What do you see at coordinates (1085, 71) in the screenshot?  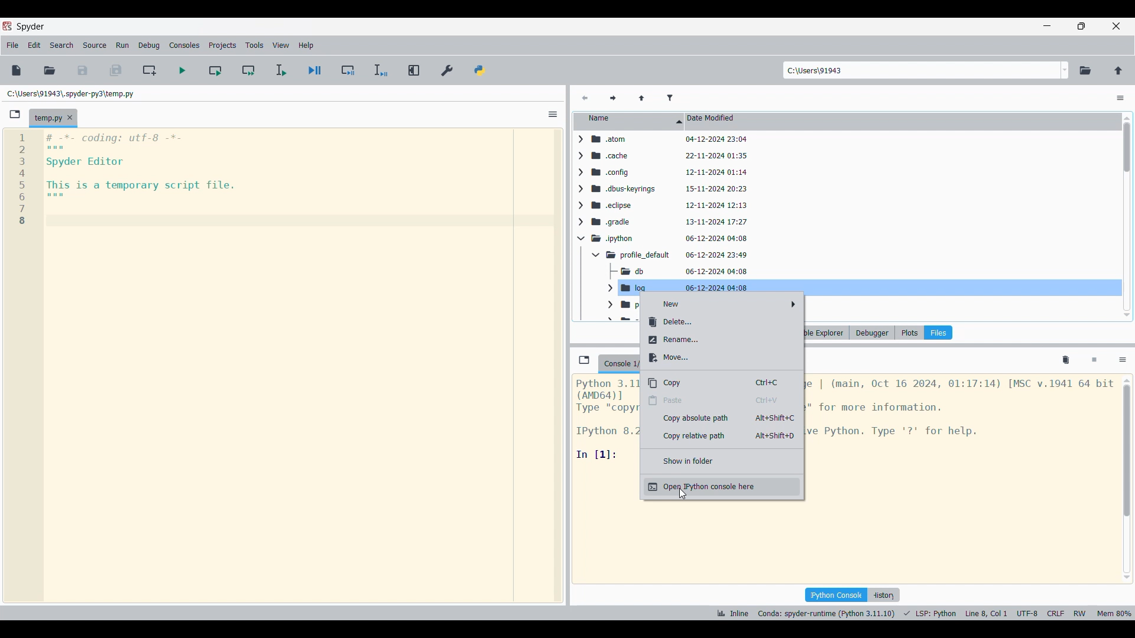 I see `Browse working directory` at bounding box center [1085, 71].